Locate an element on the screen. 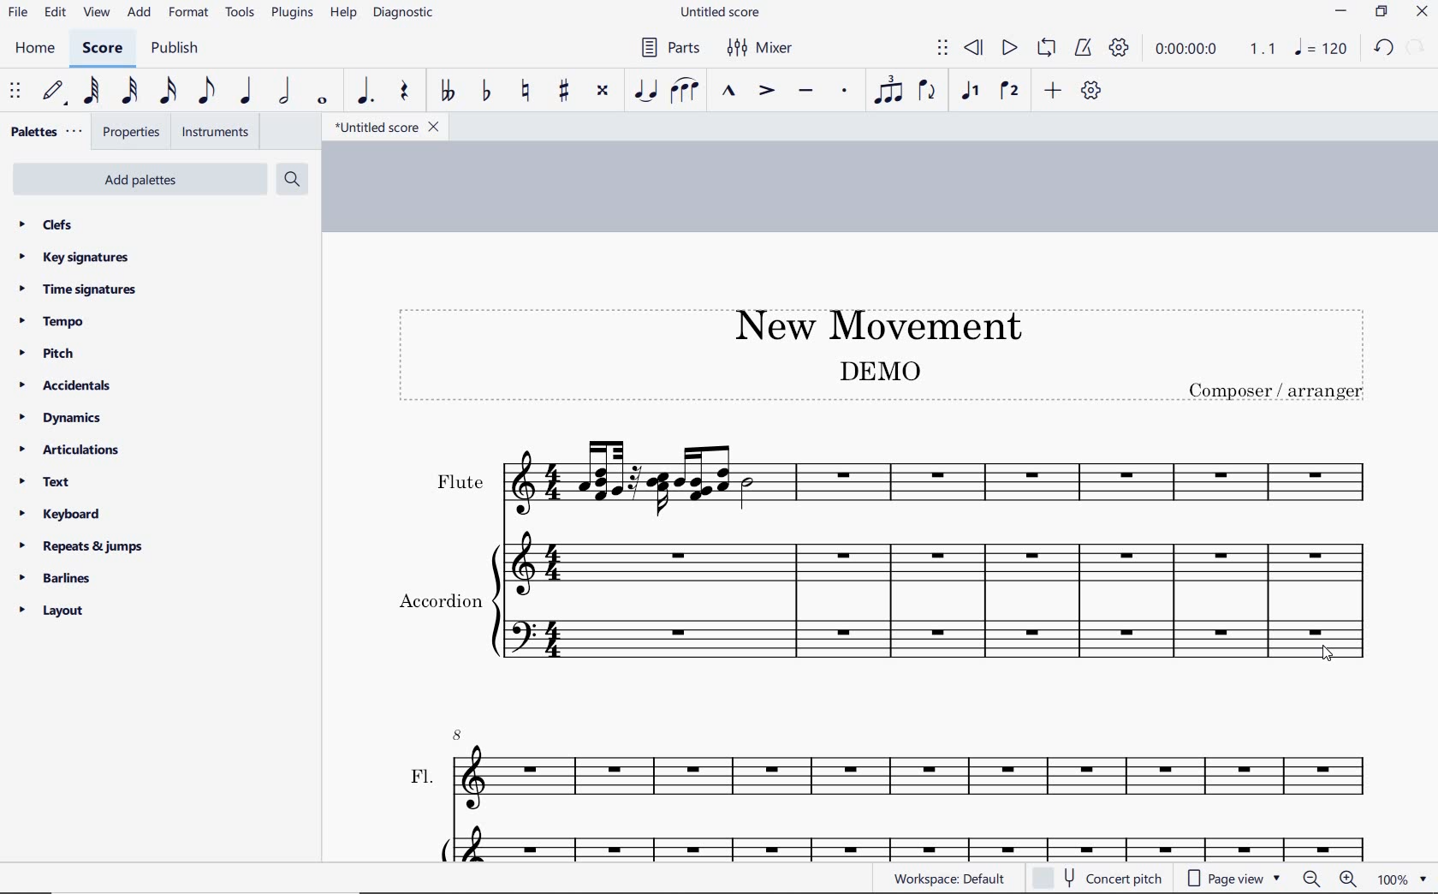  Parts is located at coordinates (667, 48).